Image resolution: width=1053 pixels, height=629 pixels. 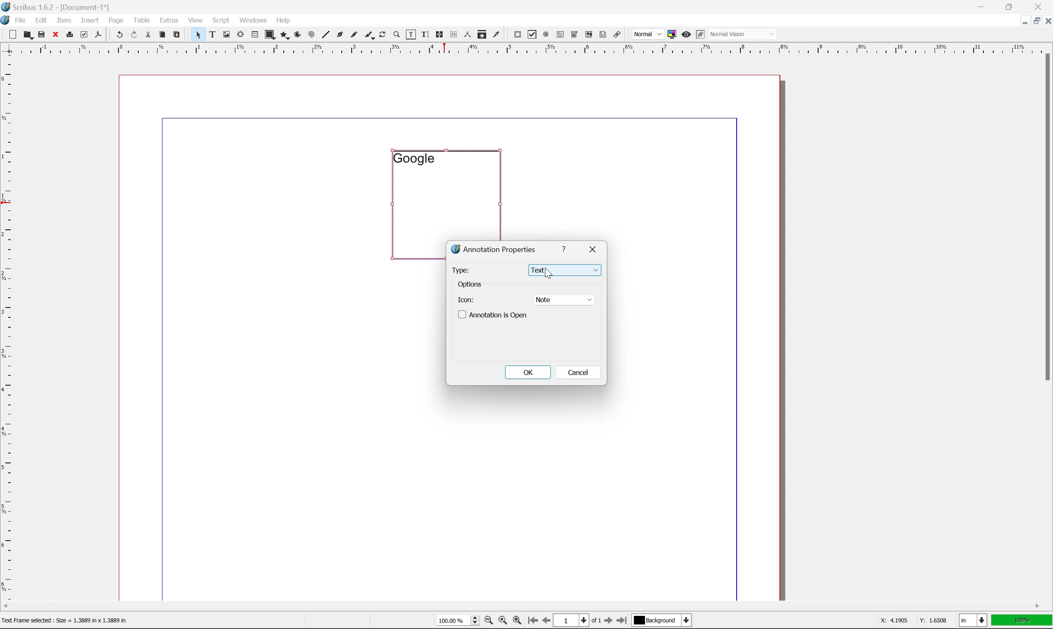 I want to click on new, so click(x=14, y=34).